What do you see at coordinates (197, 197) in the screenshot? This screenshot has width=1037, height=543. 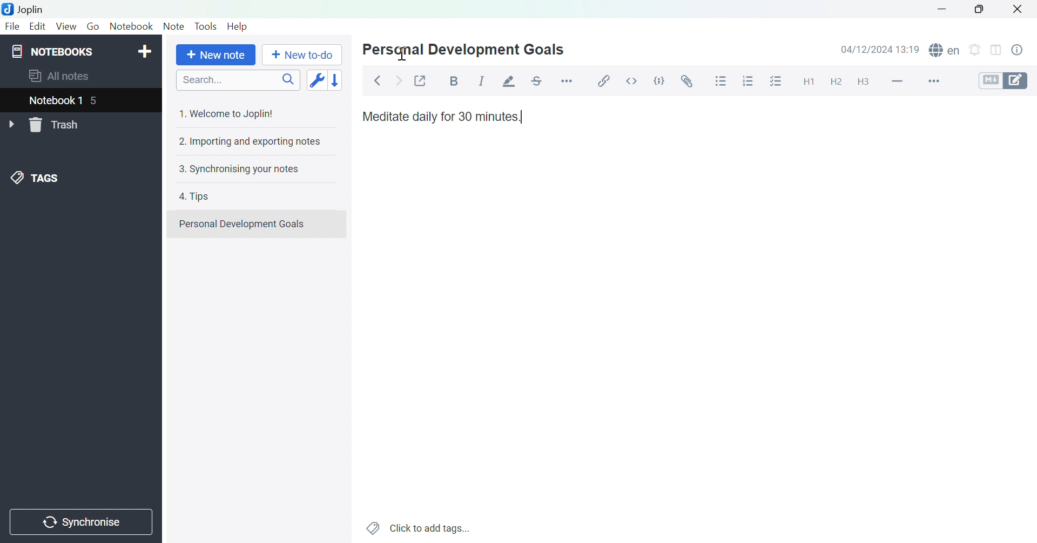 I see `4. Tips` at bounding box center [197, 197].